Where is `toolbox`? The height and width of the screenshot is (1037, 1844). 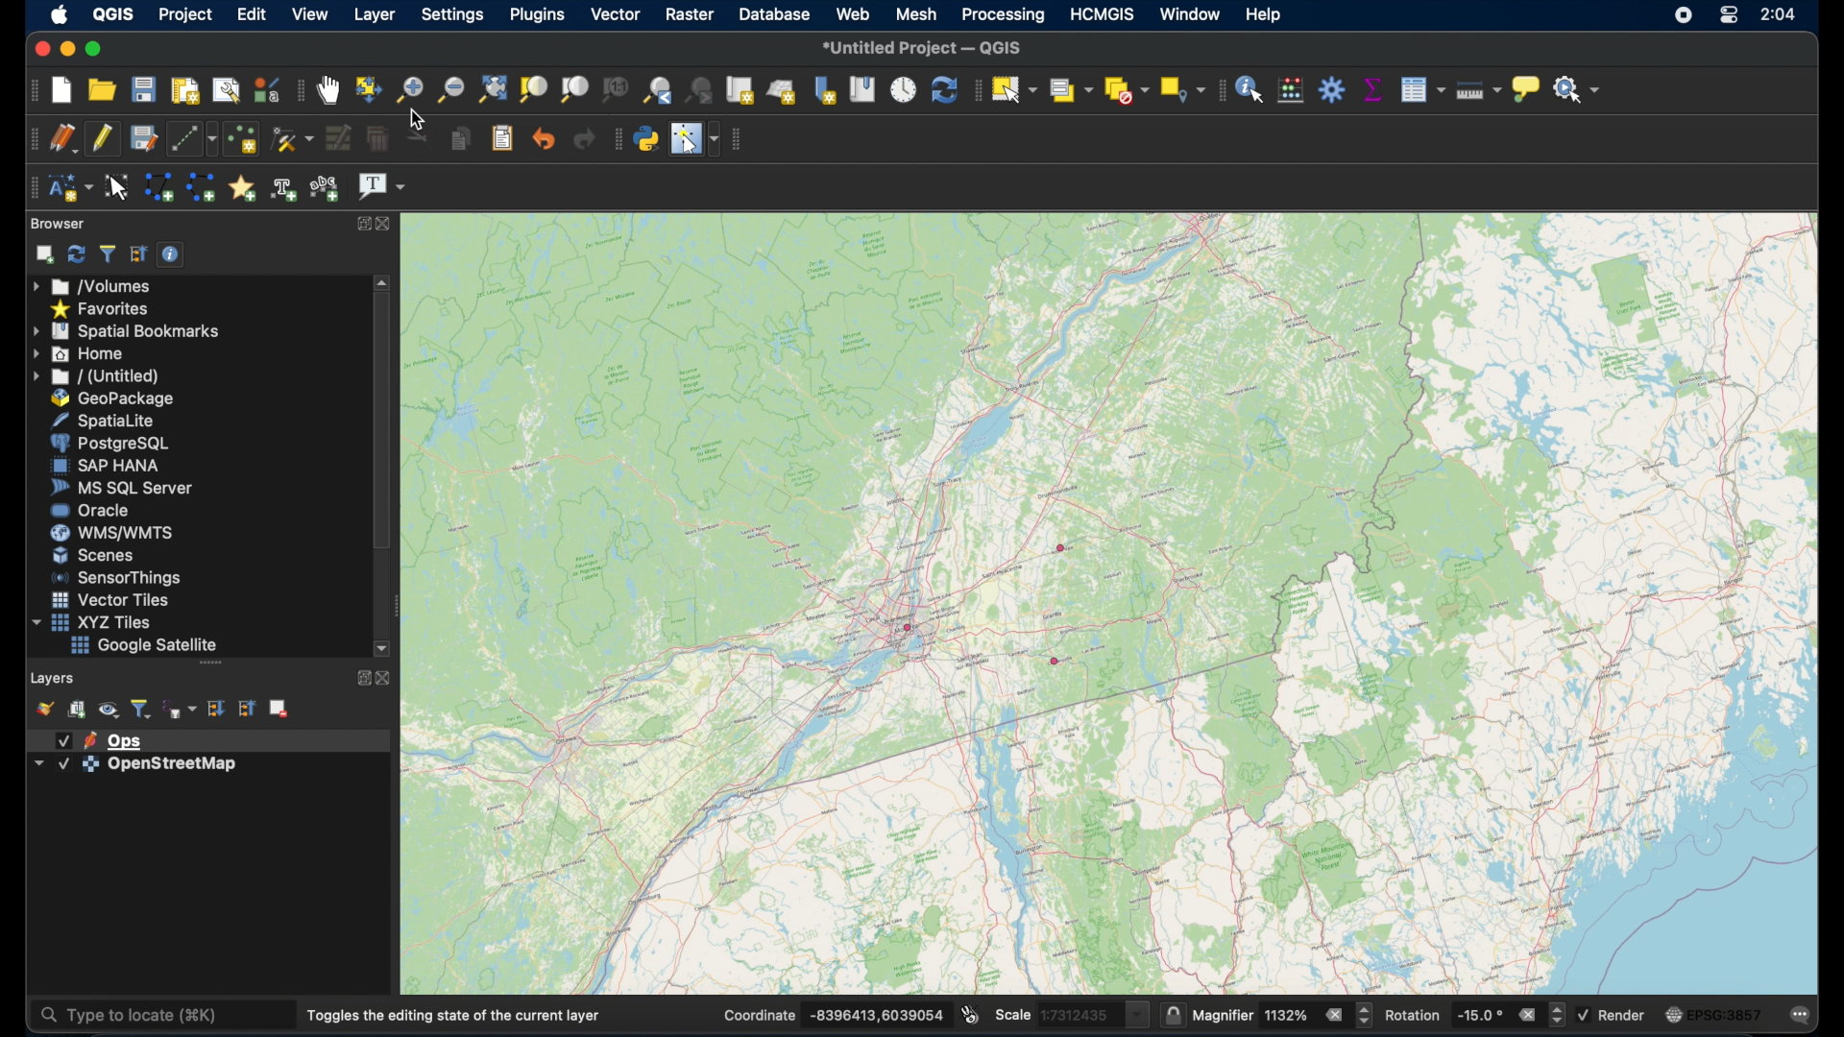
toolbox is located at coordinates (1334, 90).